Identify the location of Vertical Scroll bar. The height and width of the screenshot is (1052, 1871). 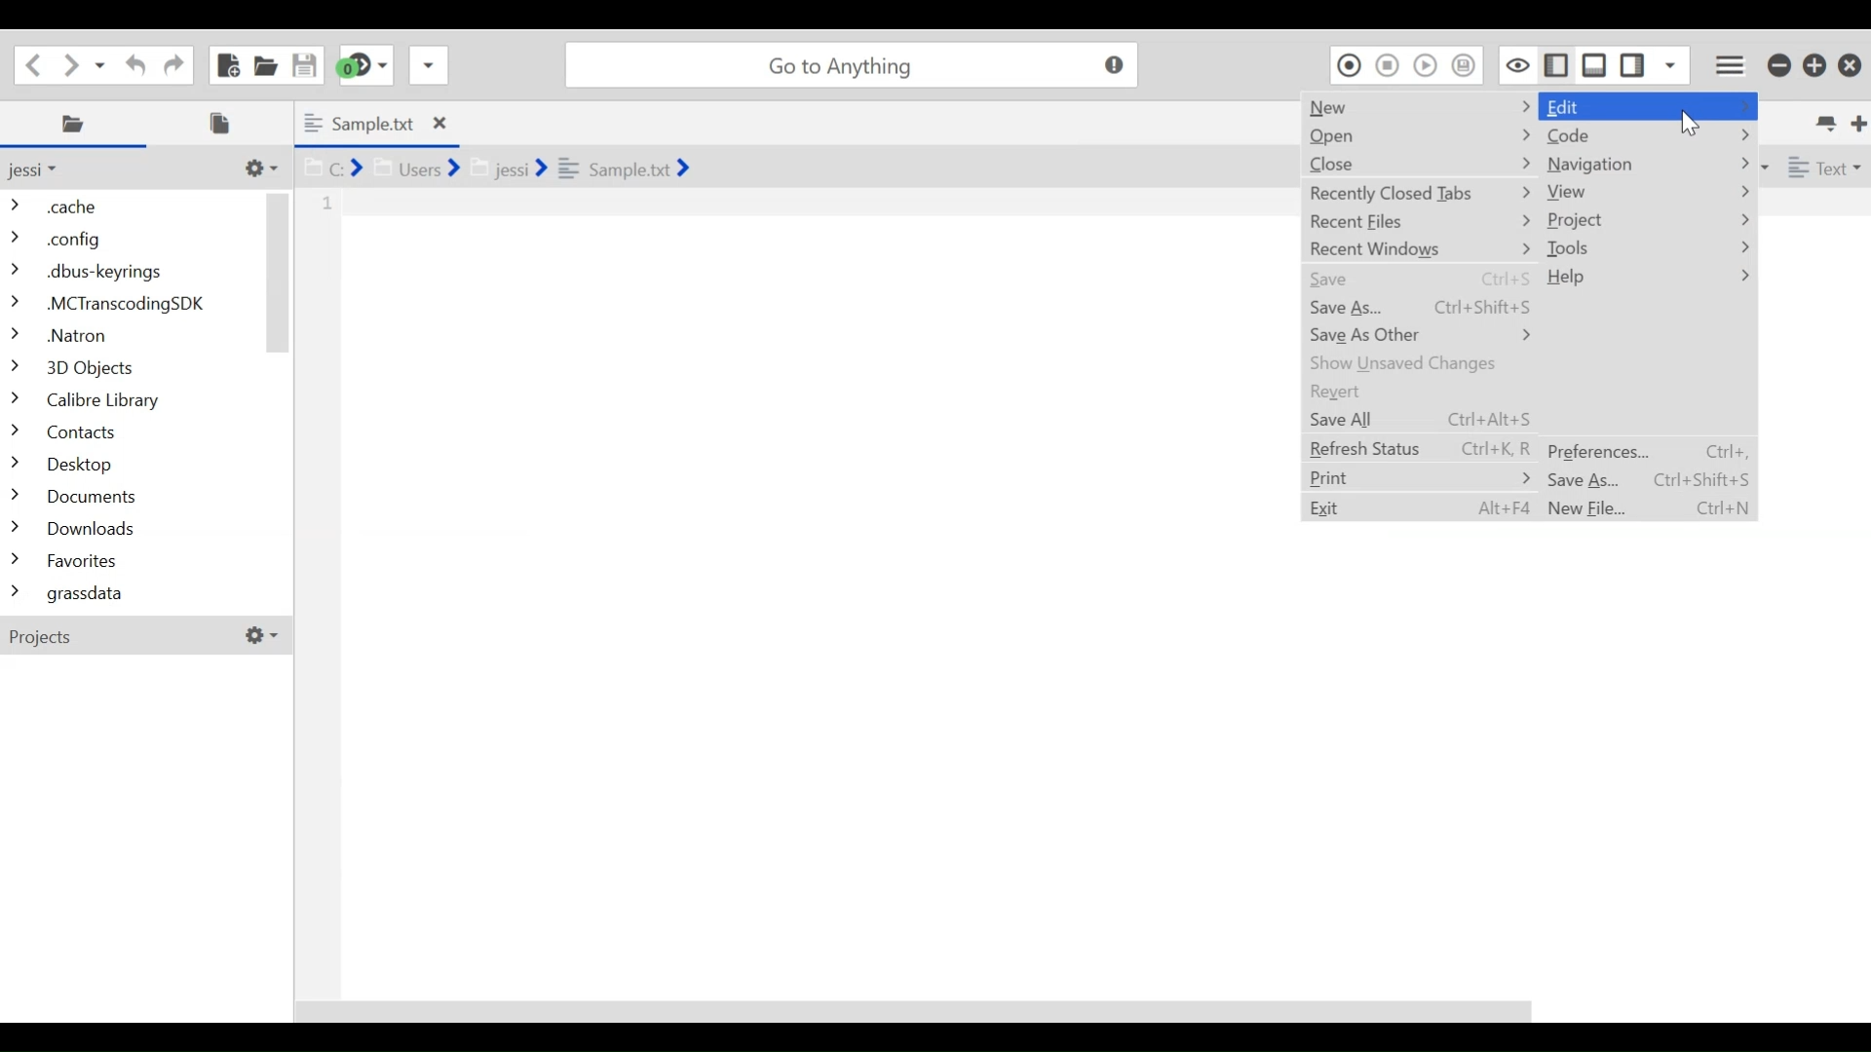
(279, 272).